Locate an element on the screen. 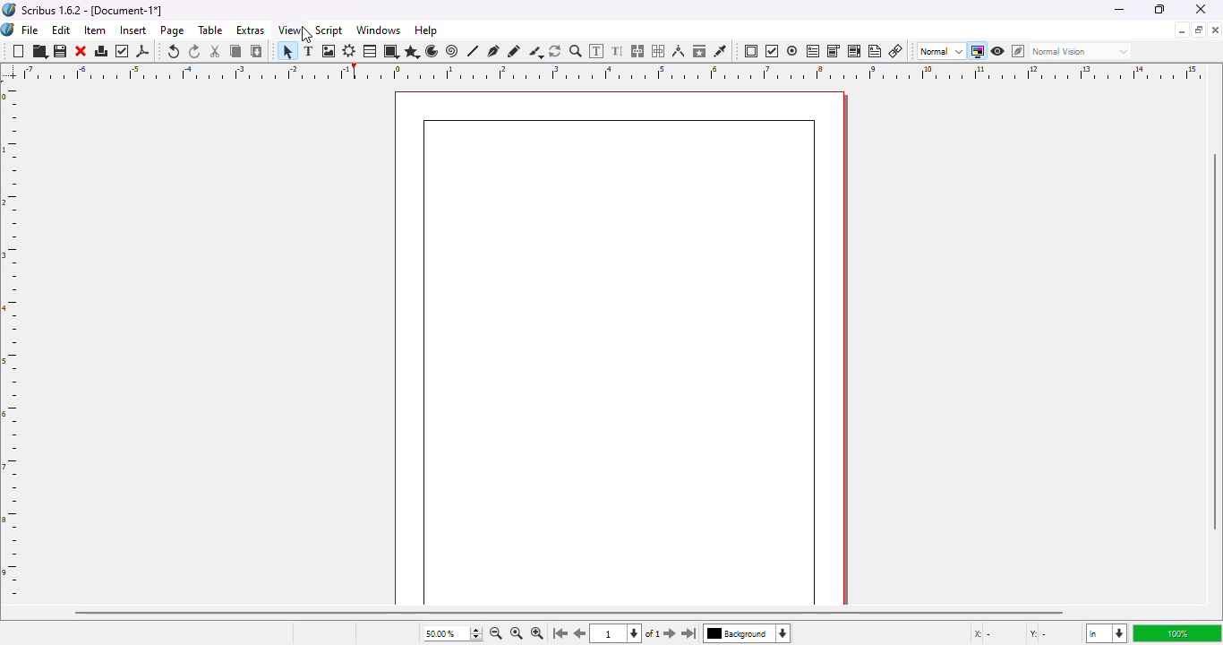 The width and height of the screenshot is (1223, 645). edit contents in frame is located at coordinates (597, 50).